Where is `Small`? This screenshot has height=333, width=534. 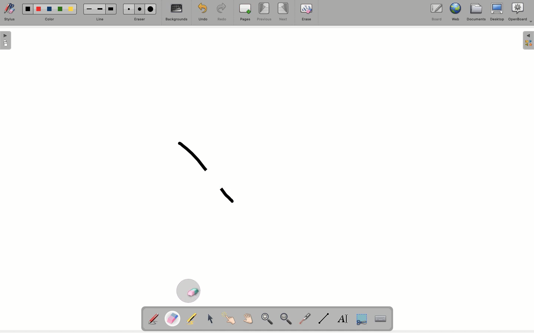 Small is located at coordinates (90, 9).